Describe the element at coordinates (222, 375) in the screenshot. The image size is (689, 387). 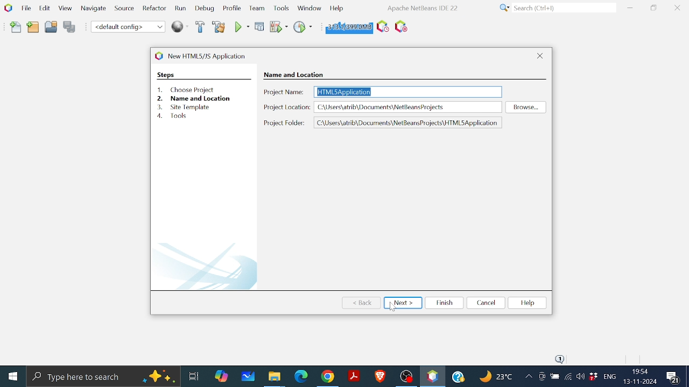
I see `Copilot` at that location.